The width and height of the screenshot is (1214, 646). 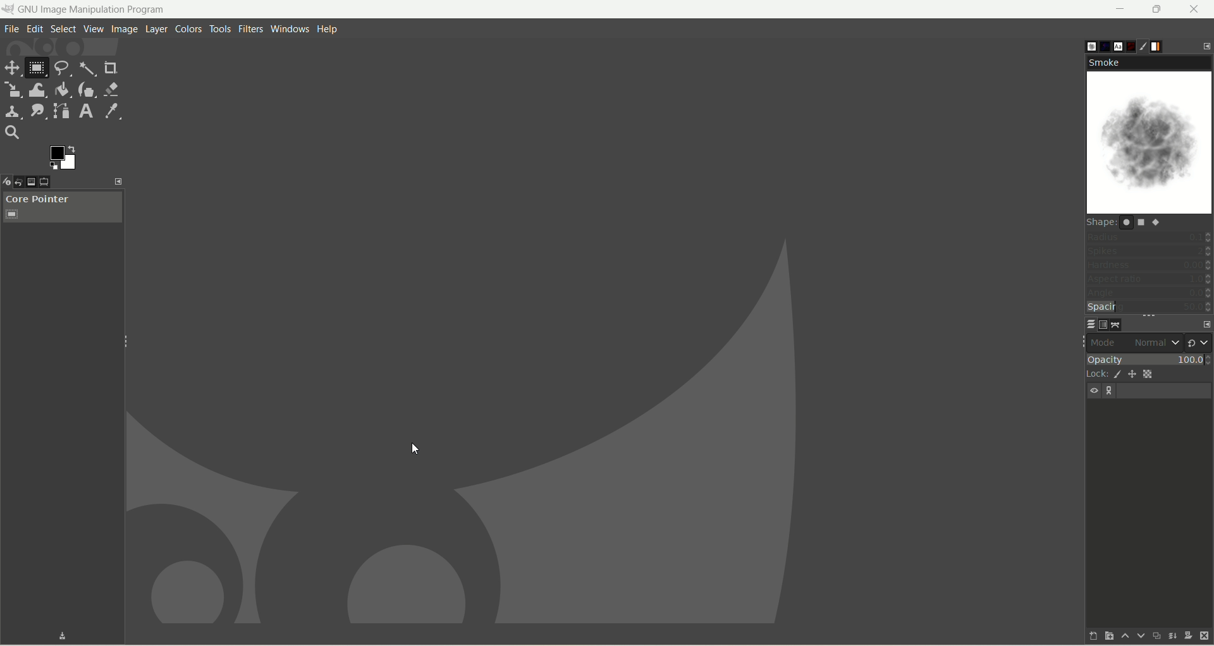 What do you see at coordinates (1121, 9) in the screenshot?
I see `minimize` at bounding box center [1121, 9].